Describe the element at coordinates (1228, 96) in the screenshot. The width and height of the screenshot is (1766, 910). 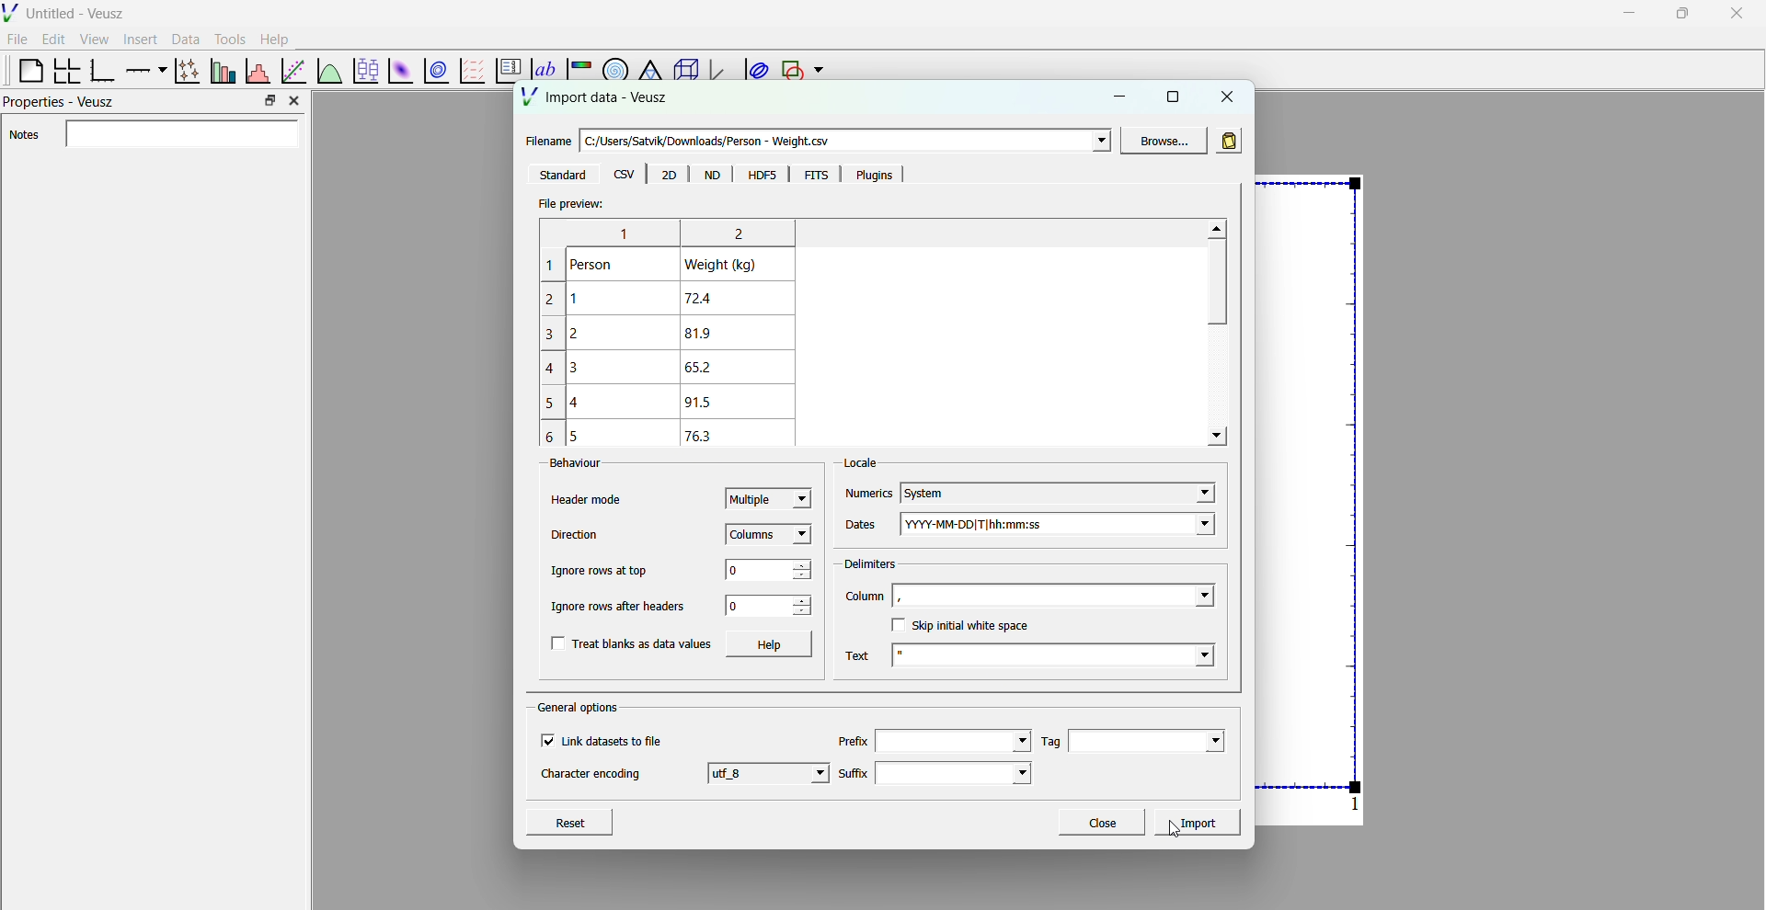
I see `close` at that location.